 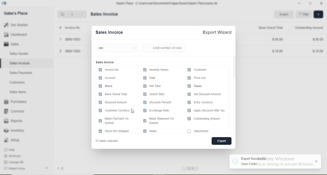 I want to click on Outstanding Amount, so click(x=210, y=119).